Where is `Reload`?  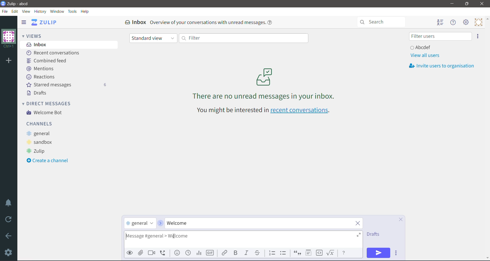 Reload is located at coordinates (9, 219).